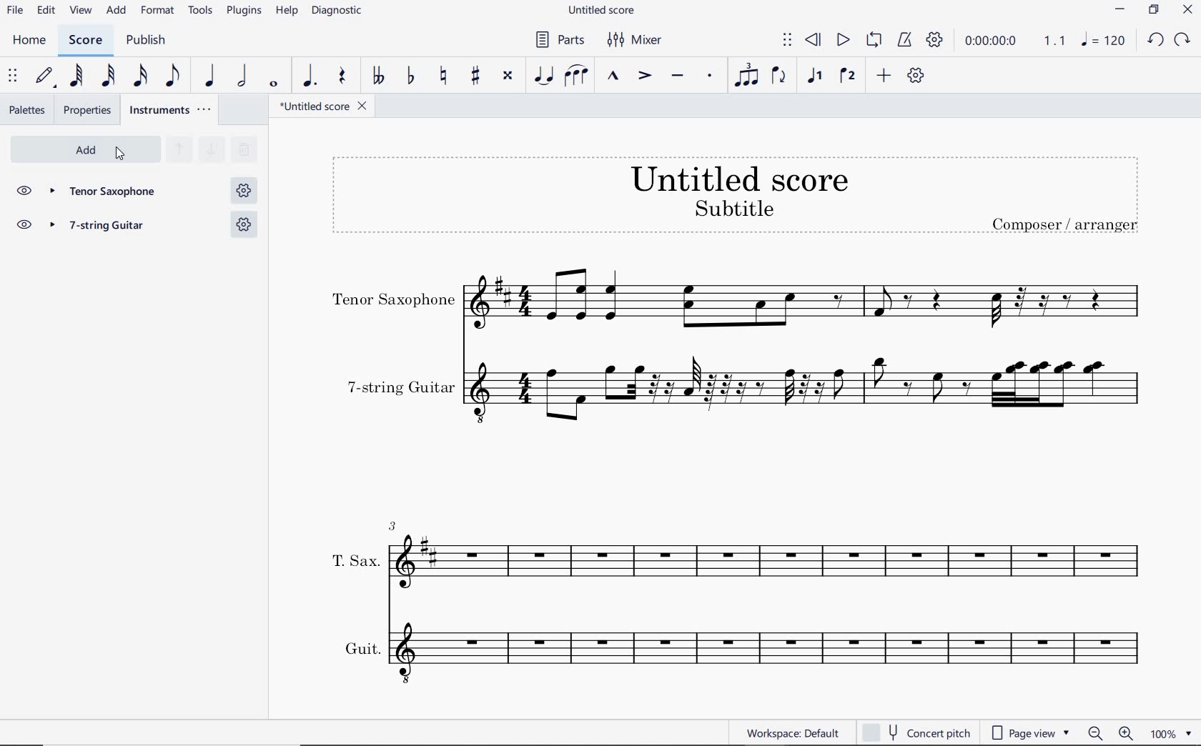  What do you see at coordinates (745, 391) in the screenshot?
I see `INSTRUMENT: 7-STRING GUITAR` at bounding box center [745, 391].